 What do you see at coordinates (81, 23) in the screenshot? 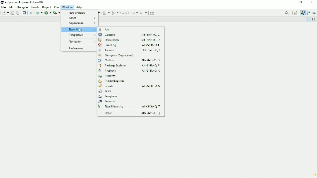
I see `Appearance` at bounding box center [81, 23].